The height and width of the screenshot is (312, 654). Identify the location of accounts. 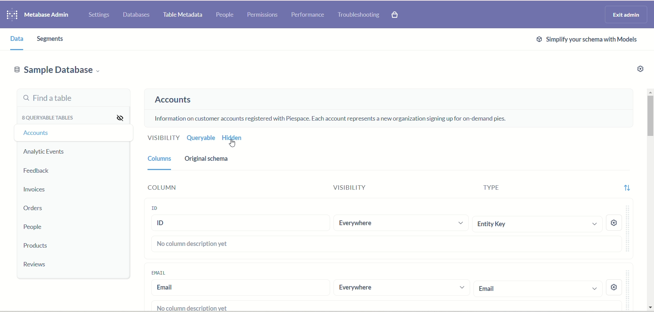
(175, 101).